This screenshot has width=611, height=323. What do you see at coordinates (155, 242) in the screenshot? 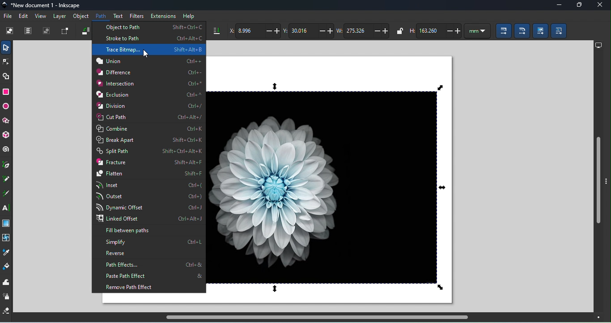
I see `Simplify` at bounding box center [155, 242].